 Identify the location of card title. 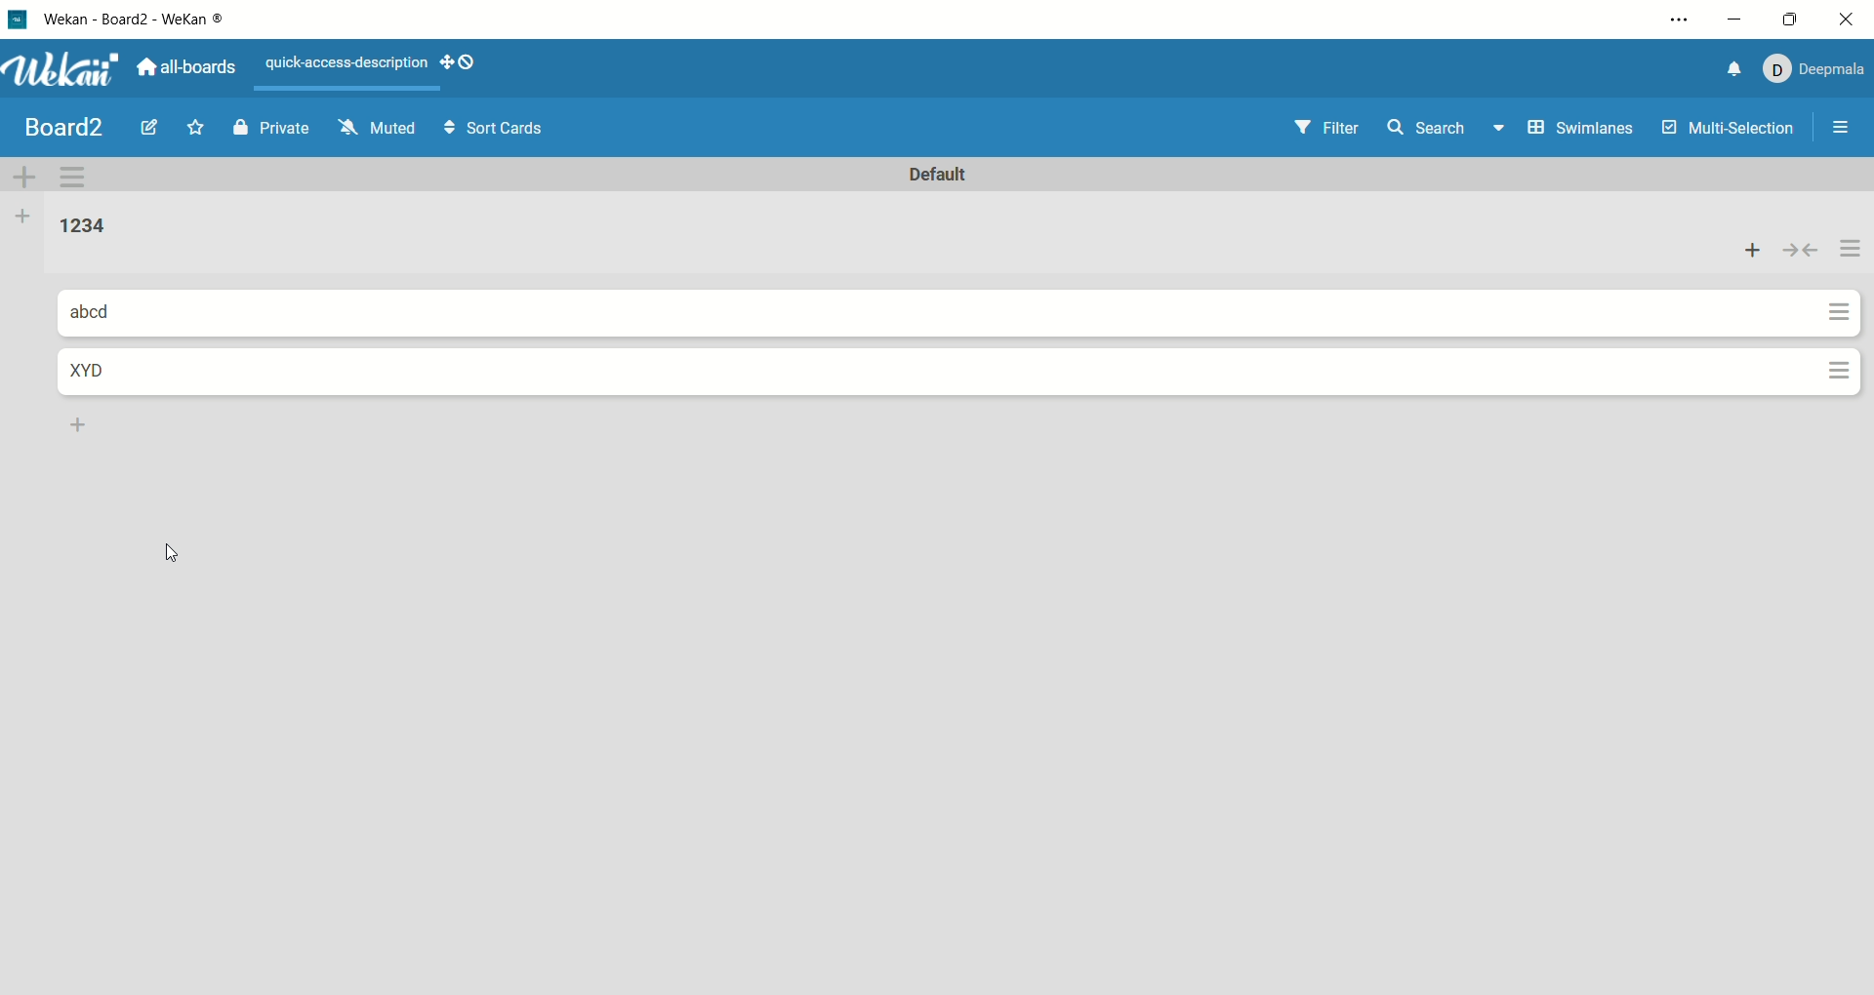
(108, 374).